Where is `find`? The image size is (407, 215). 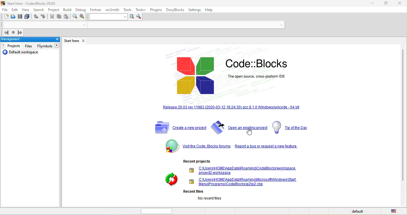 find is located at coordinates (74, 17).